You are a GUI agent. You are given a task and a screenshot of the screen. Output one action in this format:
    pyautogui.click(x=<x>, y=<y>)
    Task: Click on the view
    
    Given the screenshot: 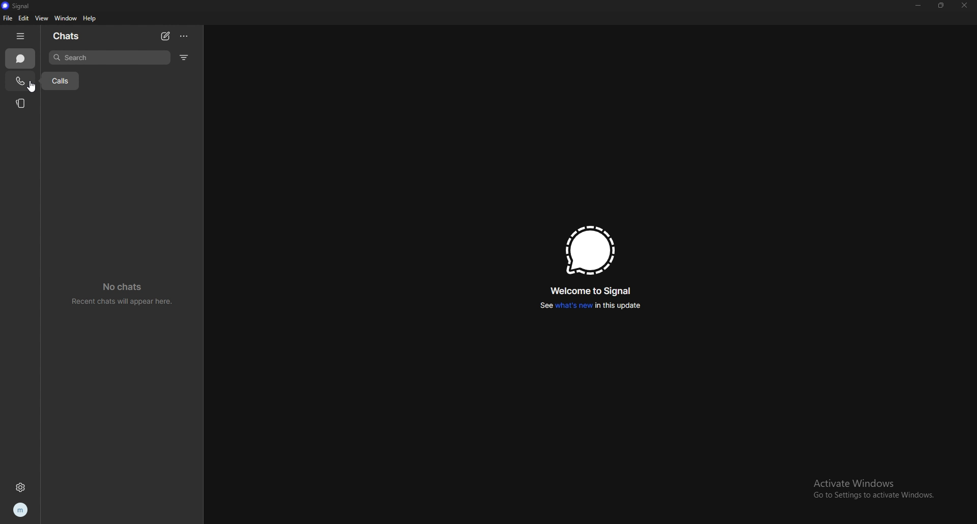 What is the action you would take?
    pyautogui.click(x=41, y=18)
    